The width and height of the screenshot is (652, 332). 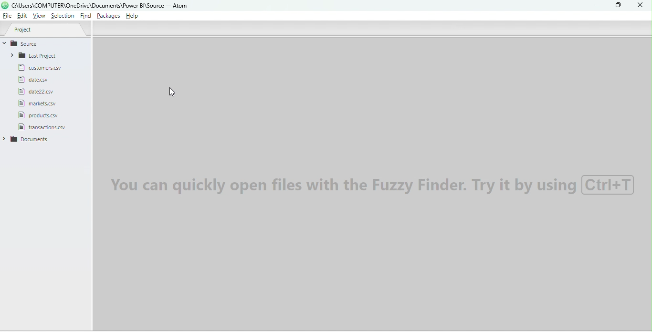 I want to click on Watermark, so click(x=372, y=191).